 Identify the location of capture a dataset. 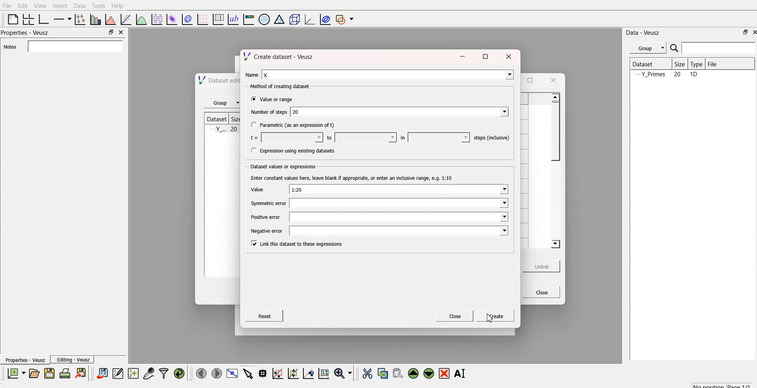
(148, 373).